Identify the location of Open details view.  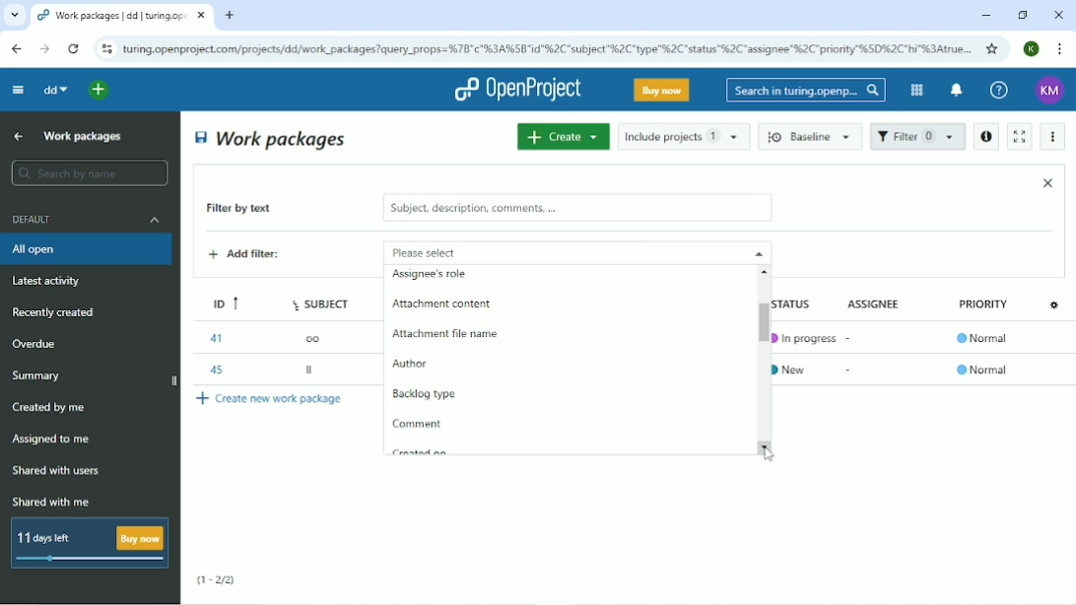
(985, 137).